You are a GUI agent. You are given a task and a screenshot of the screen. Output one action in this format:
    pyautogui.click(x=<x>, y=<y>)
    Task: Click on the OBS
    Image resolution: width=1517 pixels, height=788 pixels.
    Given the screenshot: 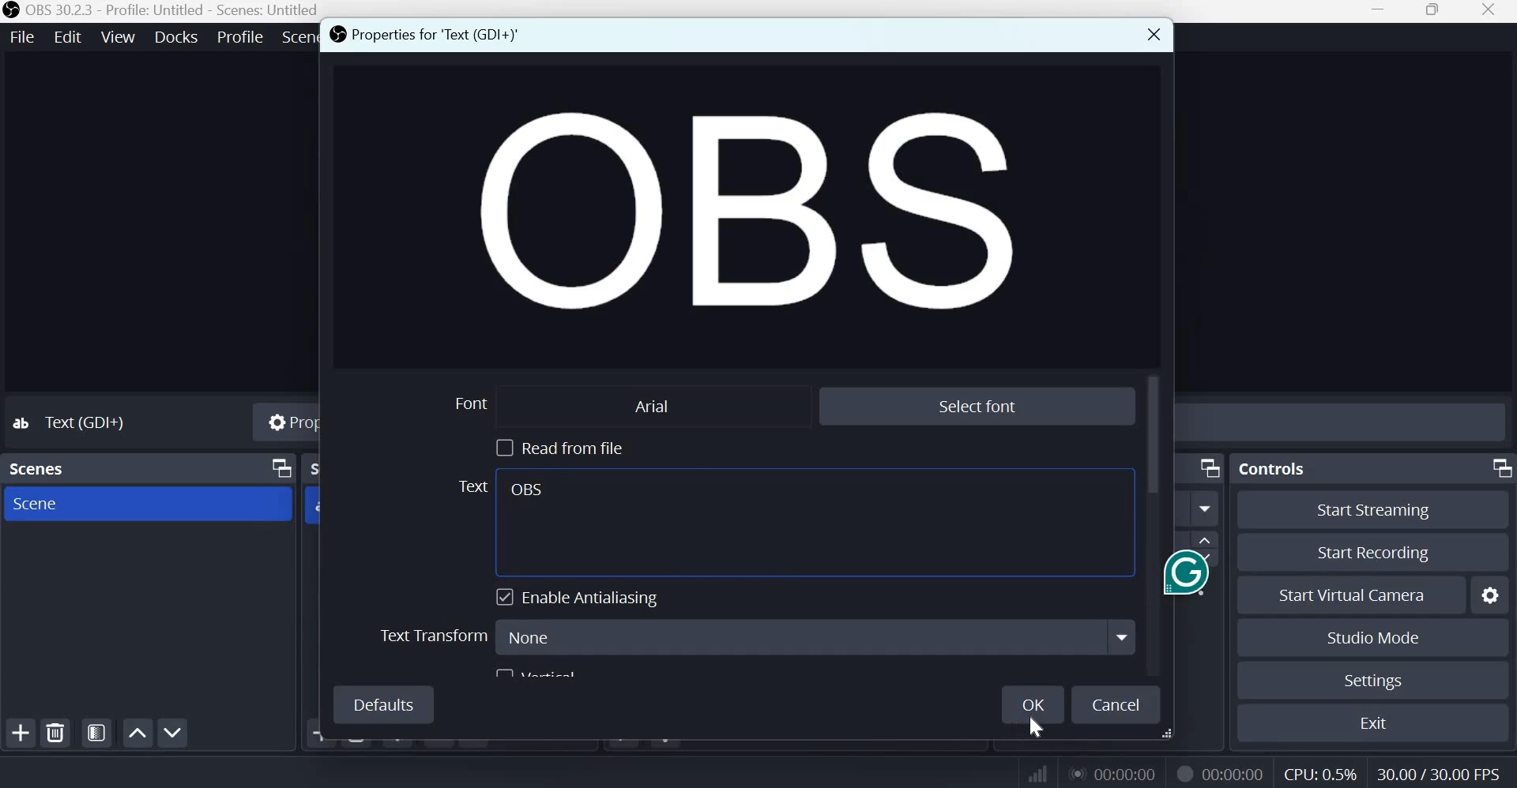 What is the action you would take?
    pyautogui.click(x=528, y=490)
    